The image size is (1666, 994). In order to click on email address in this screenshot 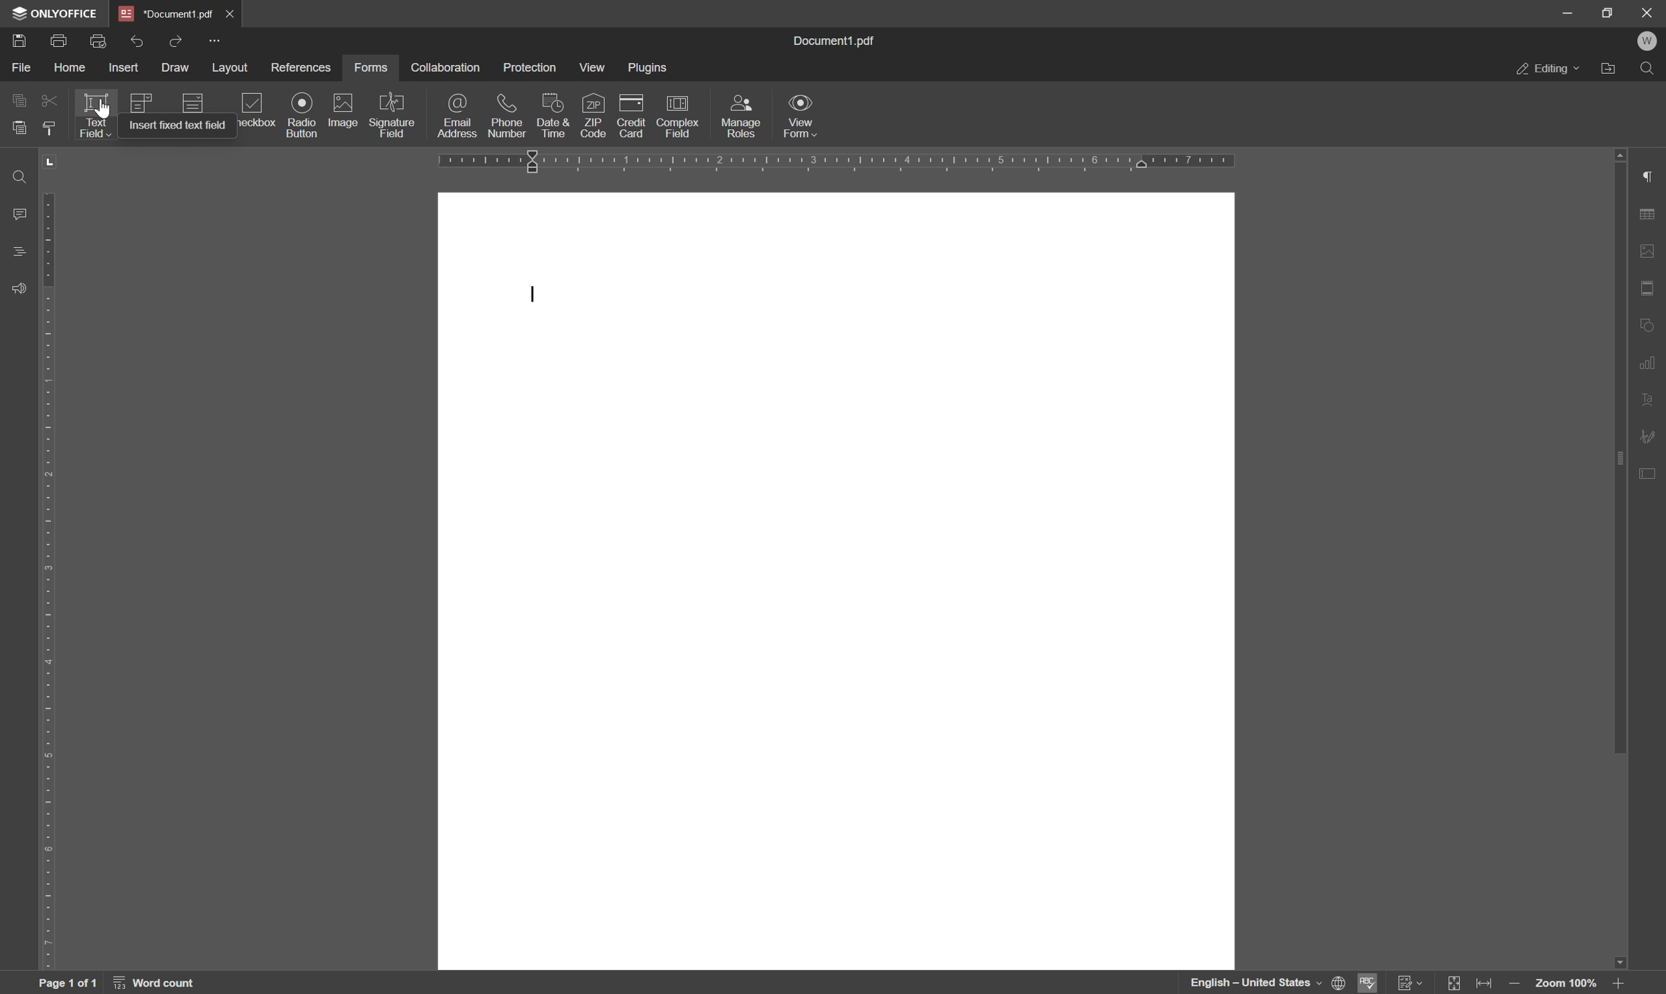, I will do `click(455, 116)`.